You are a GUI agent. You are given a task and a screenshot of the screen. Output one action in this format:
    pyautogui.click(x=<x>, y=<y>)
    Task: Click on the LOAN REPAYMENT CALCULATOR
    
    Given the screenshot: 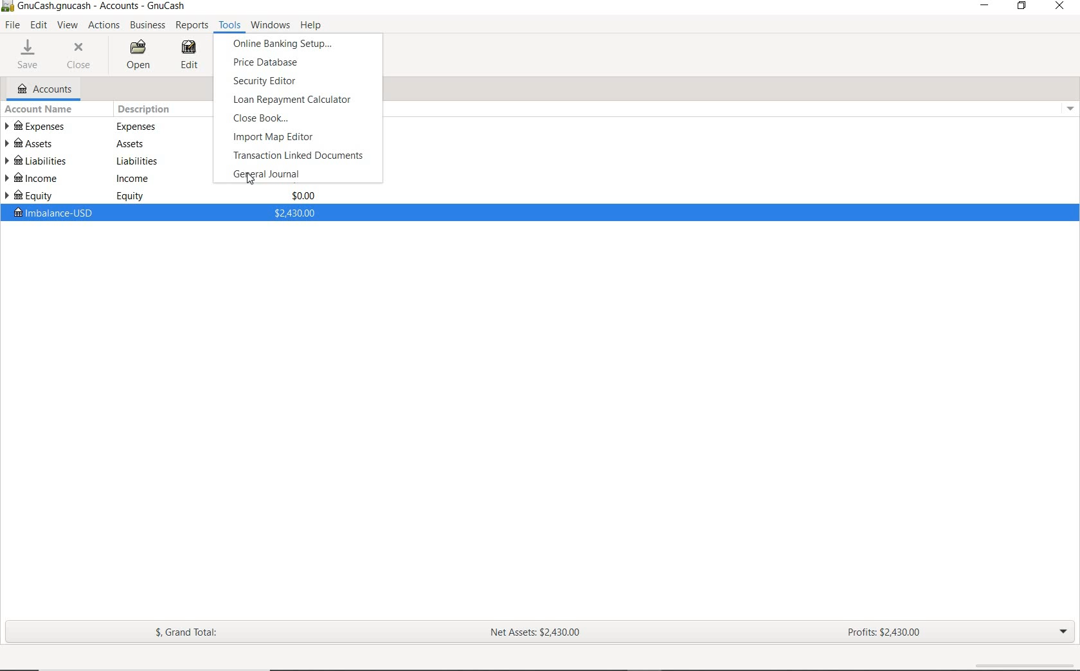 What is the action you would take?
    pyautogui.click(x=293, y=101)
    